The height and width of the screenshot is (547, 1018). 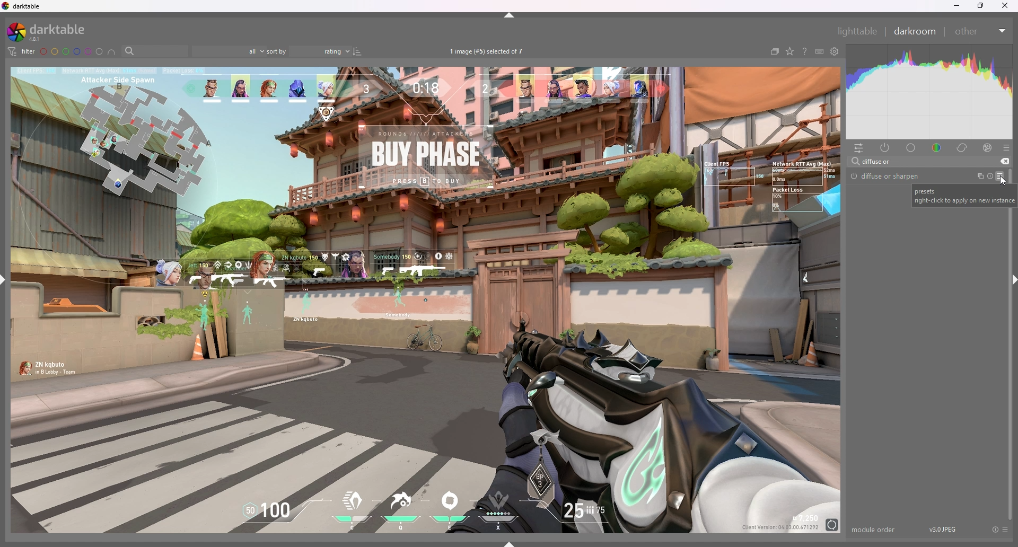 What do you see at coordinates (958, 6) in the screenshot?
I see `minimize` at bounding box center [958, 6].